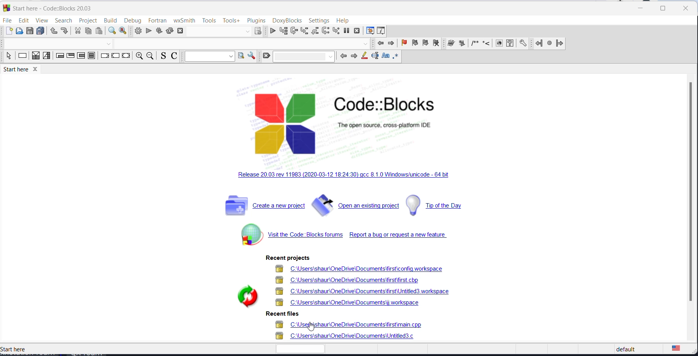 Image resolution: width=698 pixels, height=356 pixels. I want to click on zoom in, so click(138, 57).